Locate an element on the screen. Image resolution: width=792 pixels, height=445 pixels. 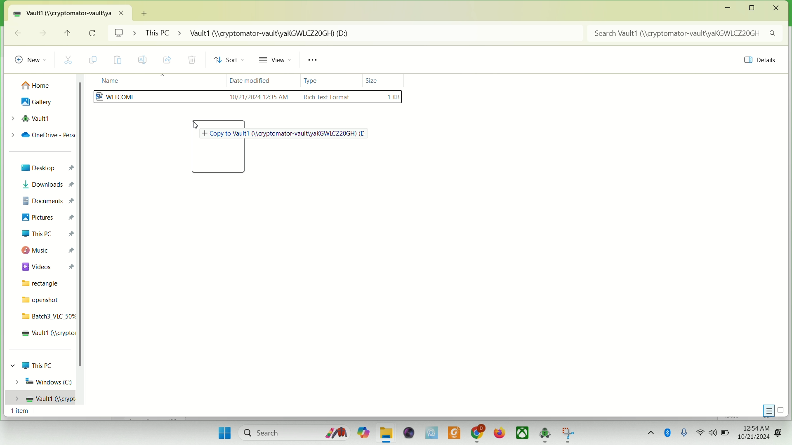
vertical scroll bar is located at coordinates (80, 245).